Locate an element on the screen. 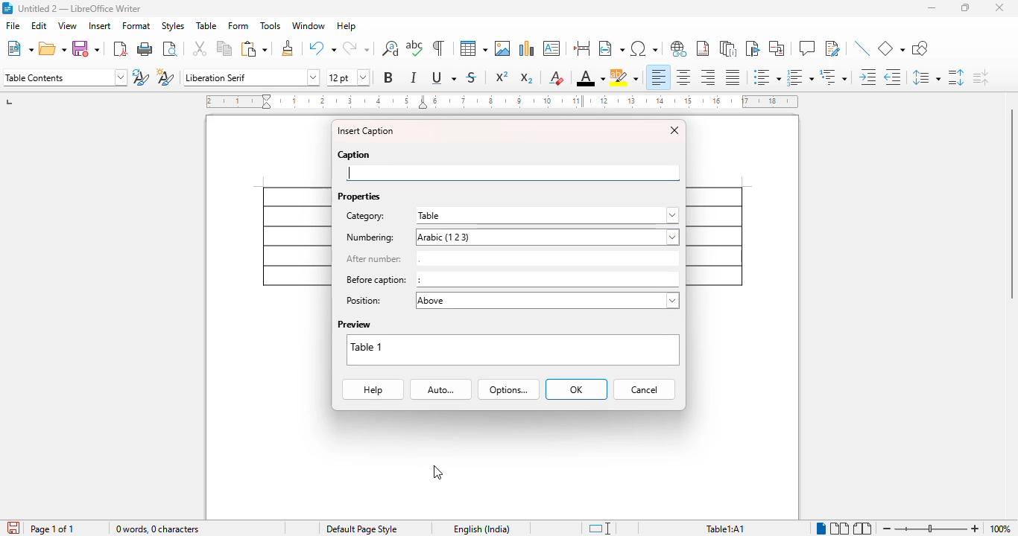 This screenshot has height=536, width=1018. toggle formatting marks  is located at coordinates (438, 48).